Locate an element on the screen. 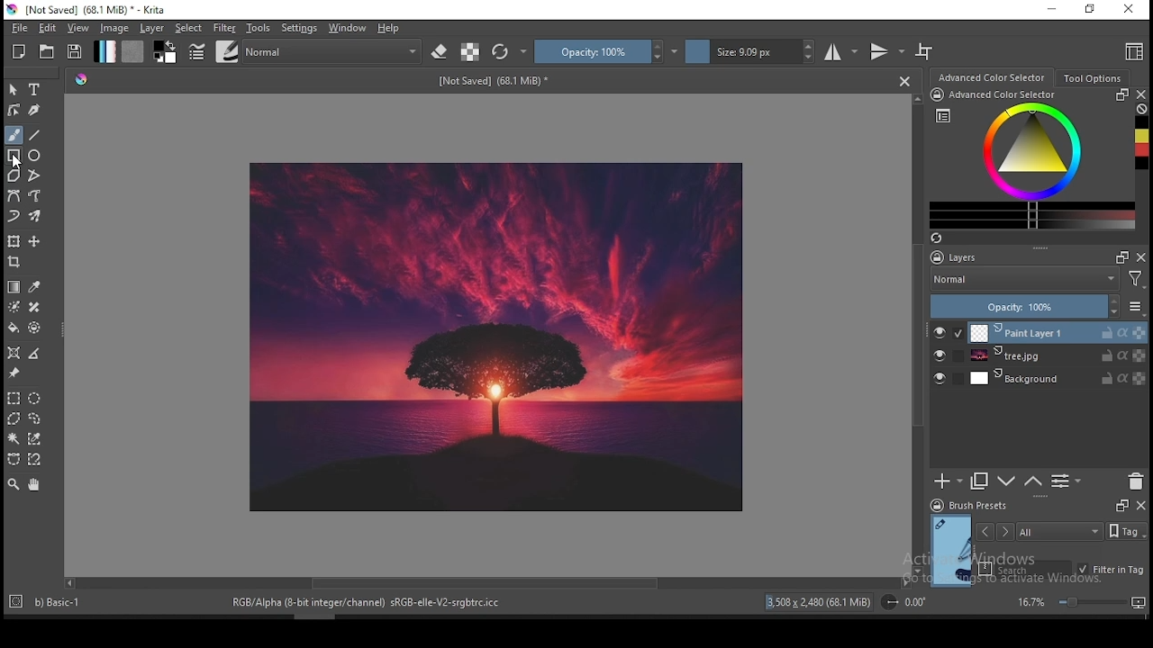 This screenshot has height=648, width=1153. window is located at coordinates (348, 28).